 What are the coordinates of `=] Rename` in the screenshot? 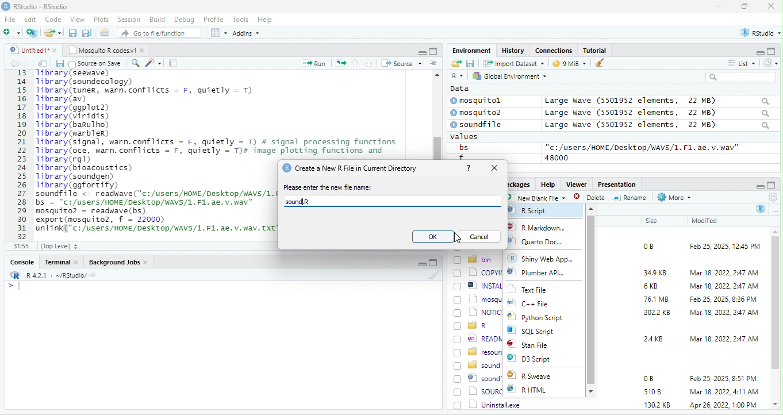 It's located at (630, 197).